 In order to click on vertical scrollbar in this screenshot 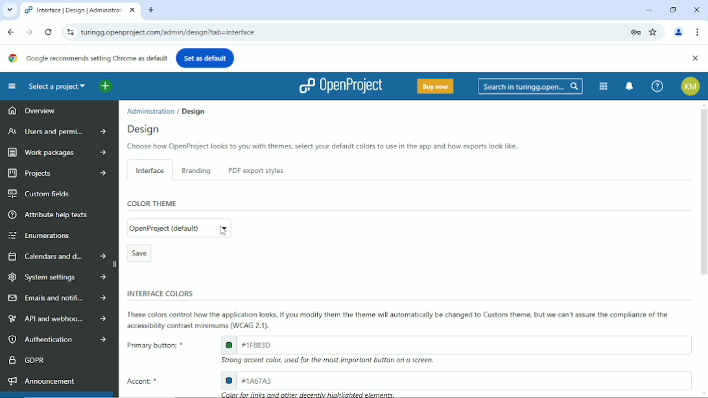, I will do `click(703, 192)`.